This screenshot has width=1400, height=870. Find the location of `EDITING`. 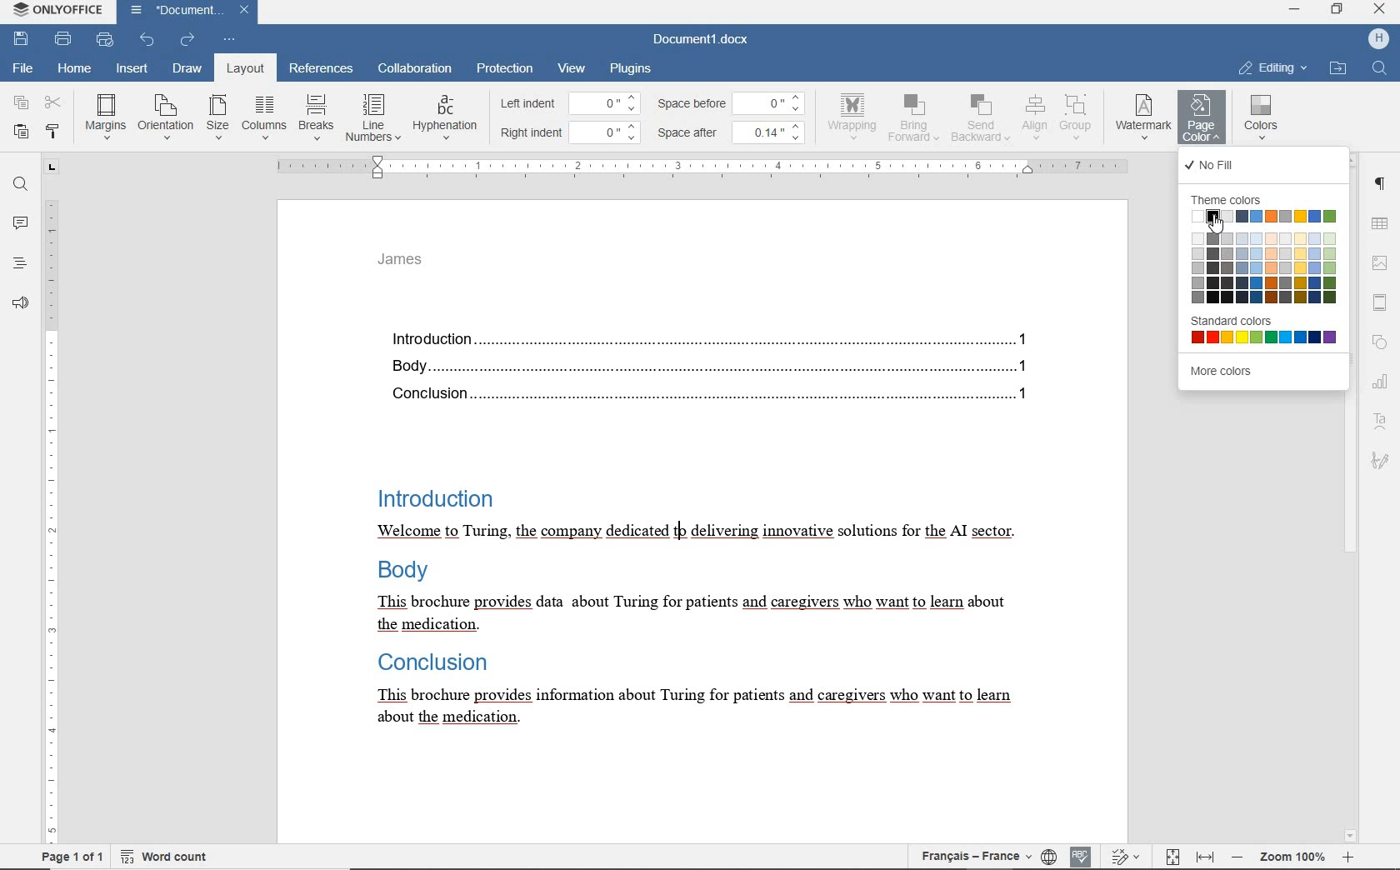

EDITING is located at coordinates (1274, 68).